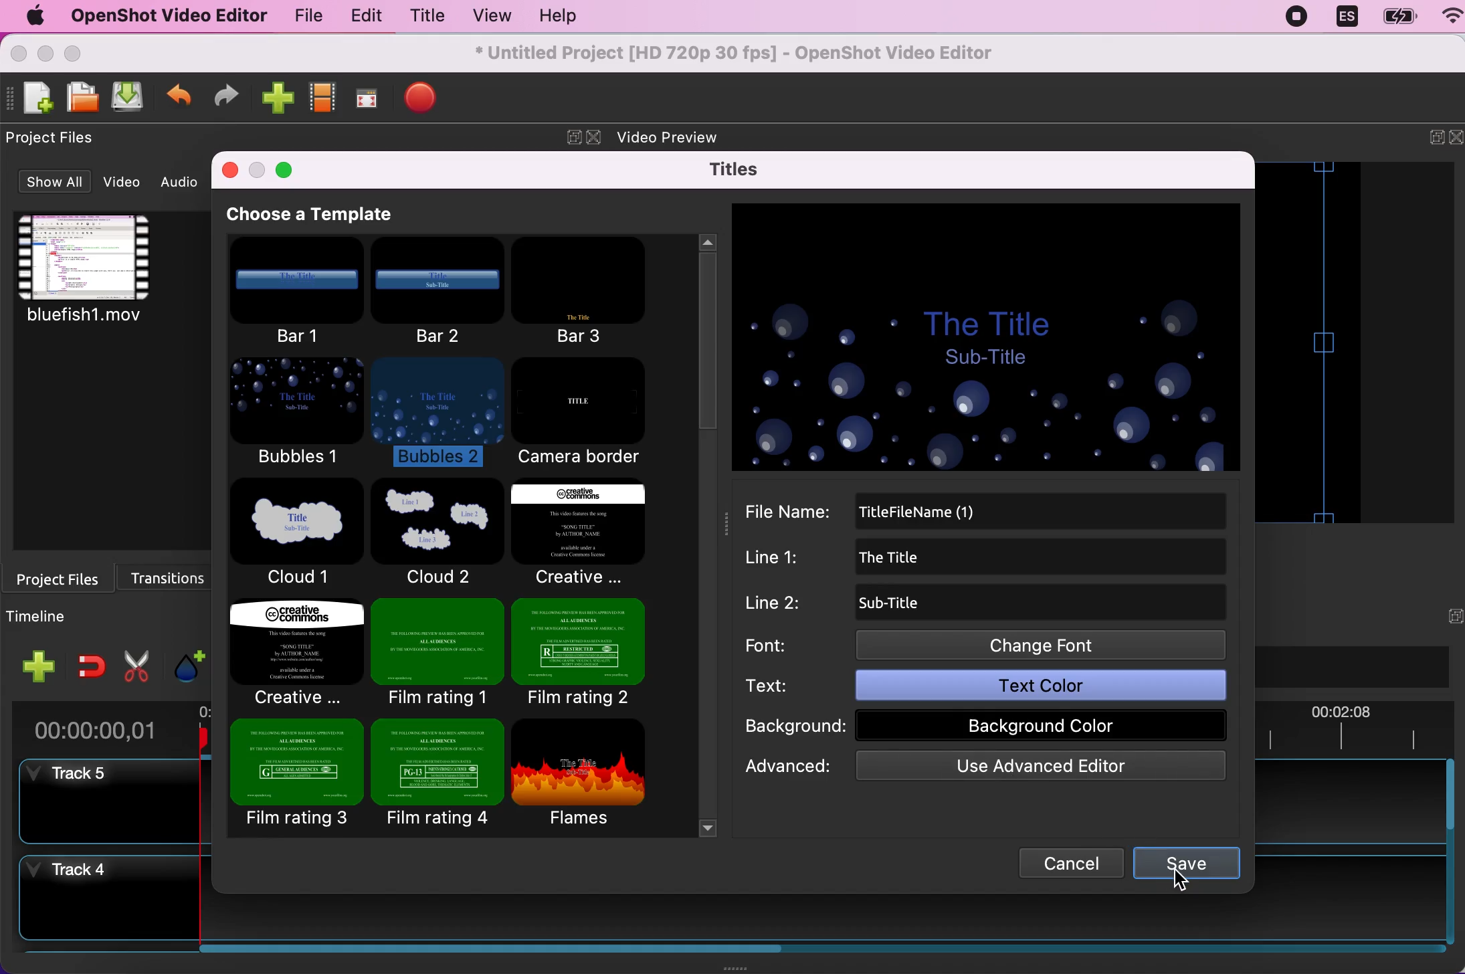 This screenshot has width=1465, height=974. Describe the element at coordinates (1029, 769) in the screenshot. I see `use advanced editor` at that location.